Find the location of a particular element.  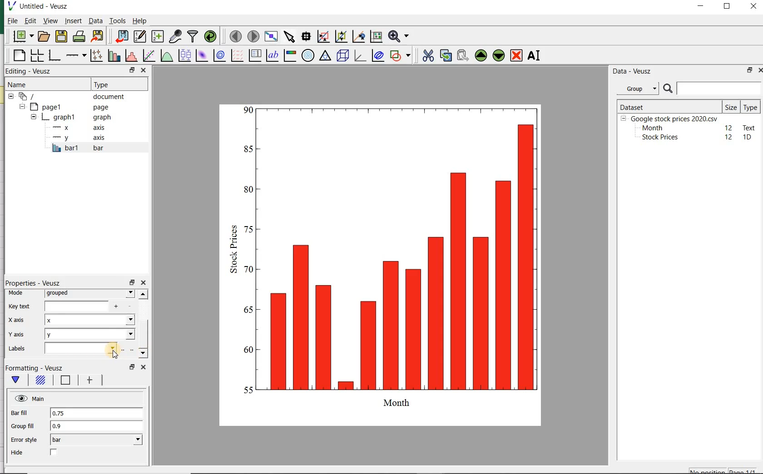

restore is located at coordinates (131, 283).